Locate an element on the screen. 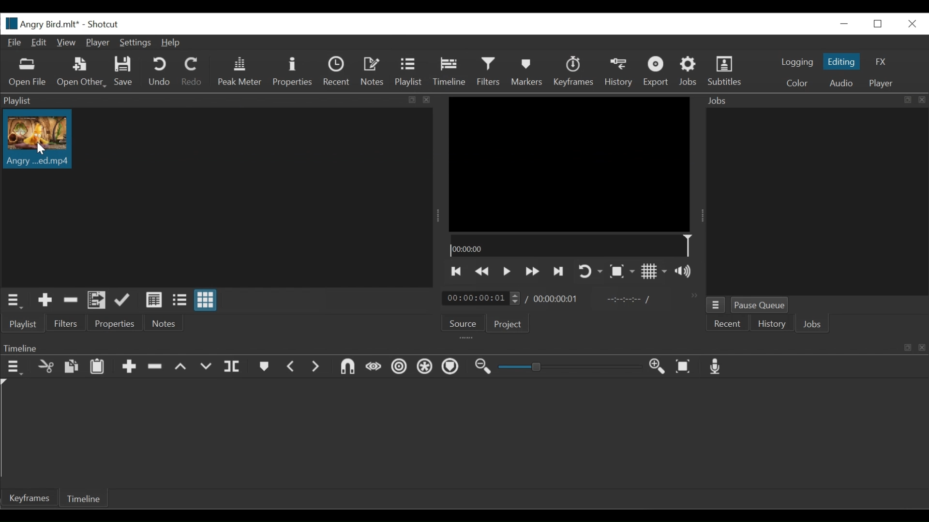 This screenshot has height=522, width=929. Copy is located at coordinates (71, 366).